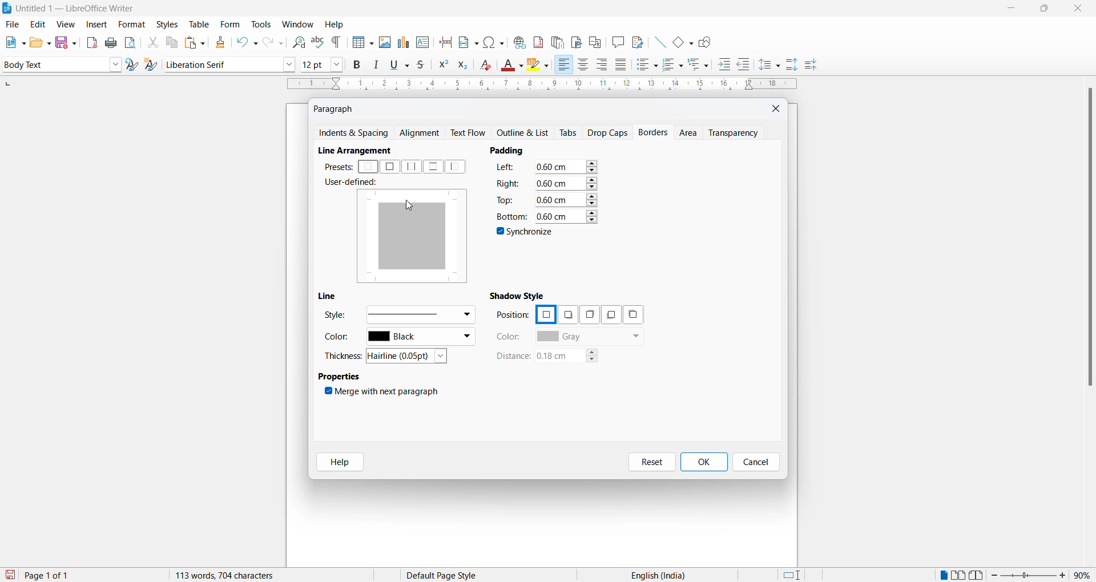 Image resolution: width=1096 pixels, height=582 pixels. I want to click on font name options, so click(289, 64).